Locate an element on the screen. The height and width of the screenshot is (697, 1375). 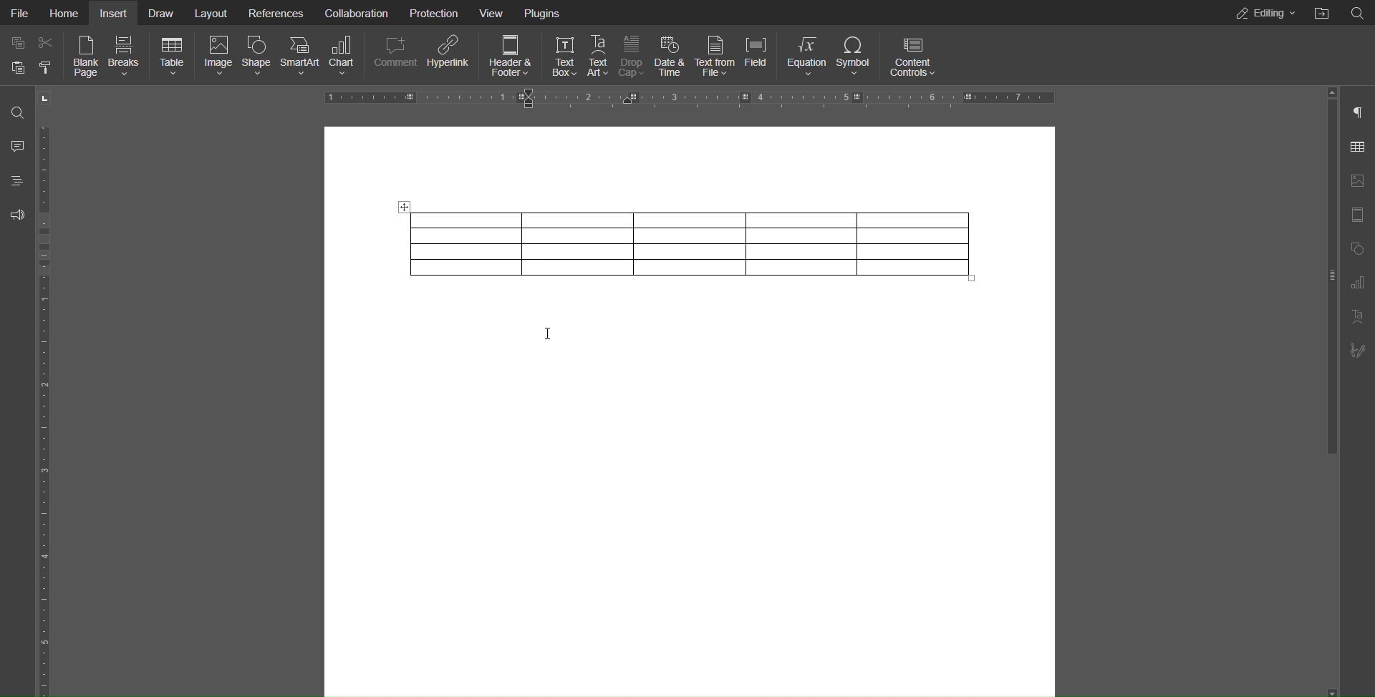
Header Footer Settings is located at coordinates (1358, 216).